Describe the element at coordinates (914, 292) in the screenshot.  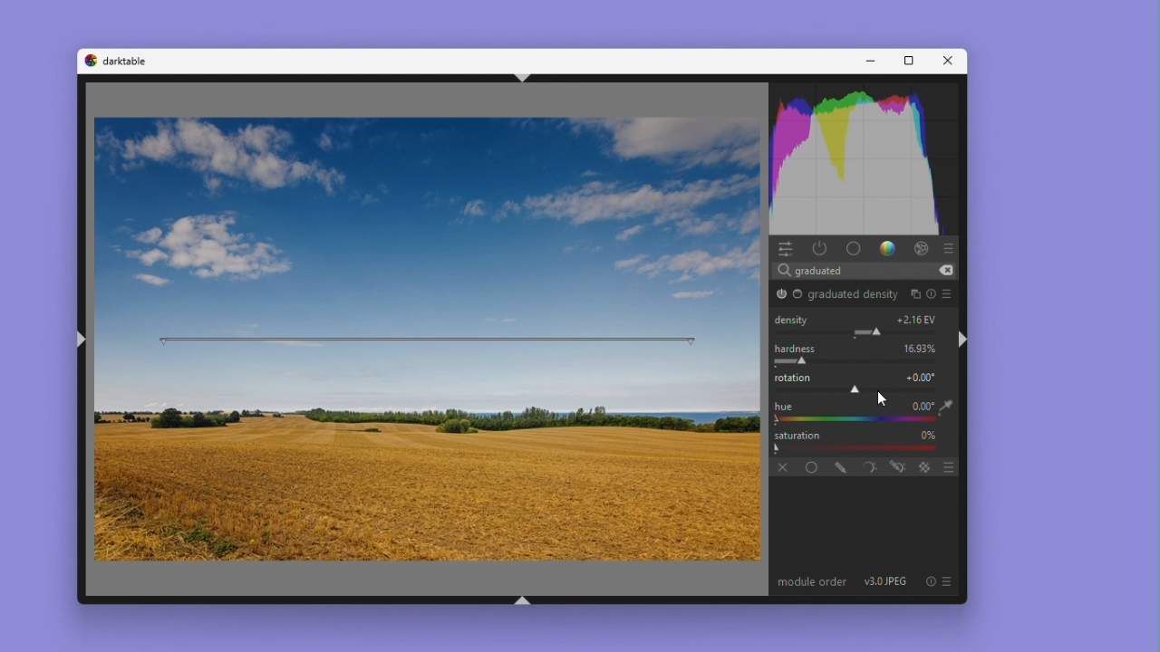
I see `multiple instances` at that location.